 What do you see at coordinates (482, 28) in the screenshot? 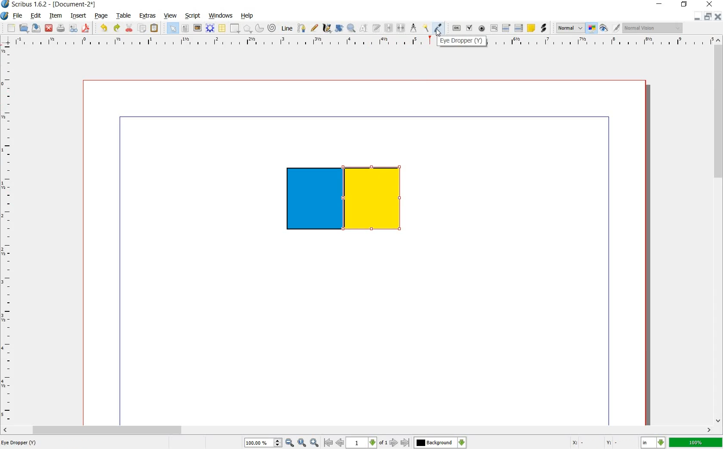
I see `pdf radio button` at bounding box center [482, 28].